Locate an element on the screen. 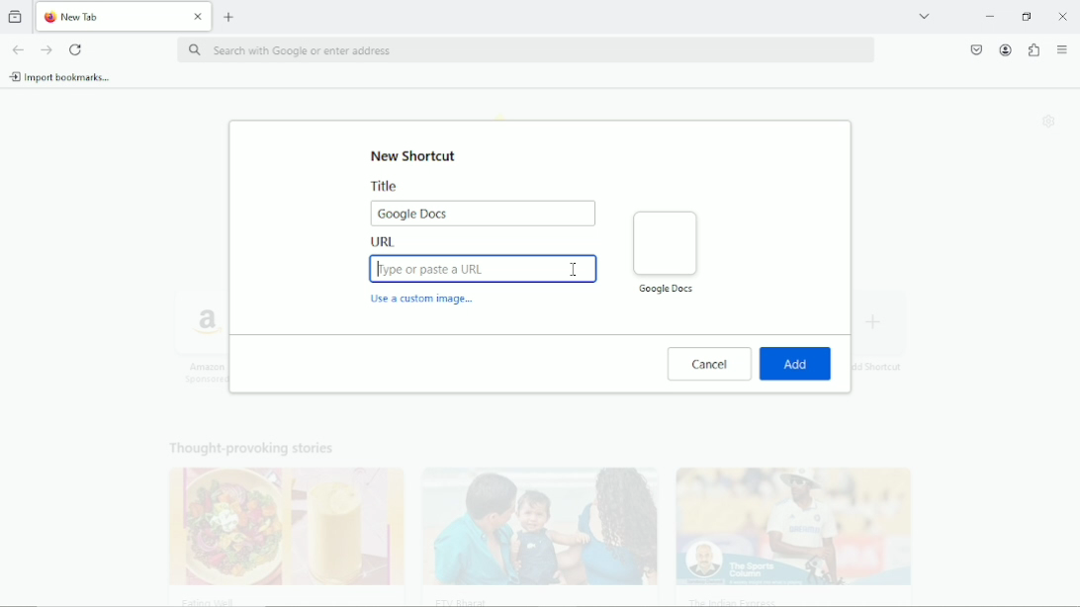  Cursor is located at coordinates (575, 270).